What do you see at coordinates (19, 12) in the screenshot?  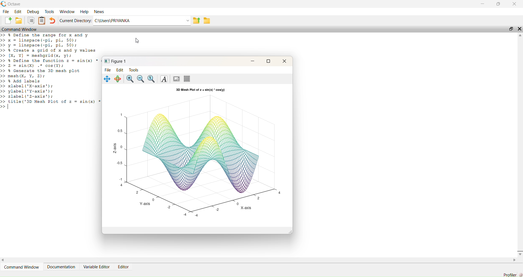 I see `Edit` at bounding box center [19, 12].